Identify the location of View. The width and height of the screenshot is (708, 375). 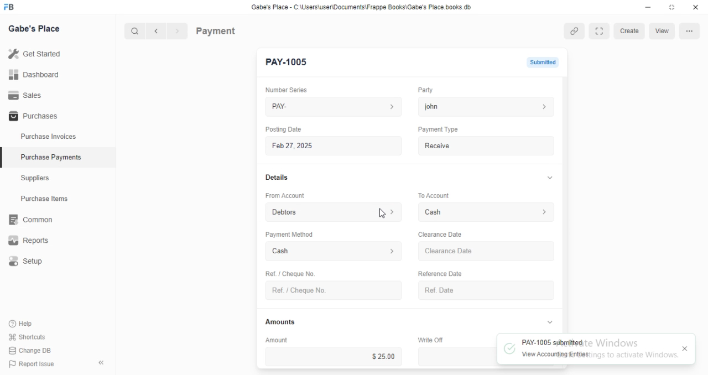
(663, 31).